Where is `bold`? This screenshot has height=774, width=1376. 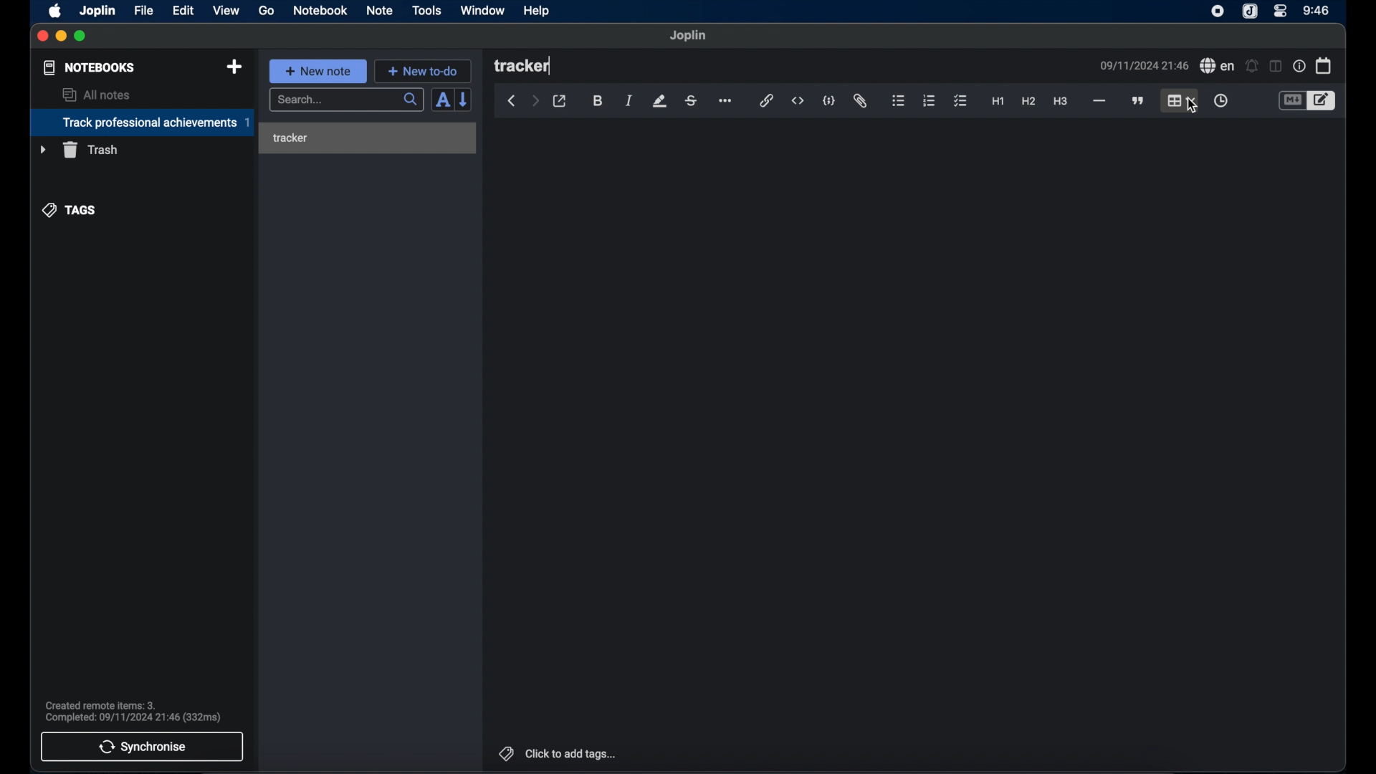
bold is located at coordinates (598, 101).